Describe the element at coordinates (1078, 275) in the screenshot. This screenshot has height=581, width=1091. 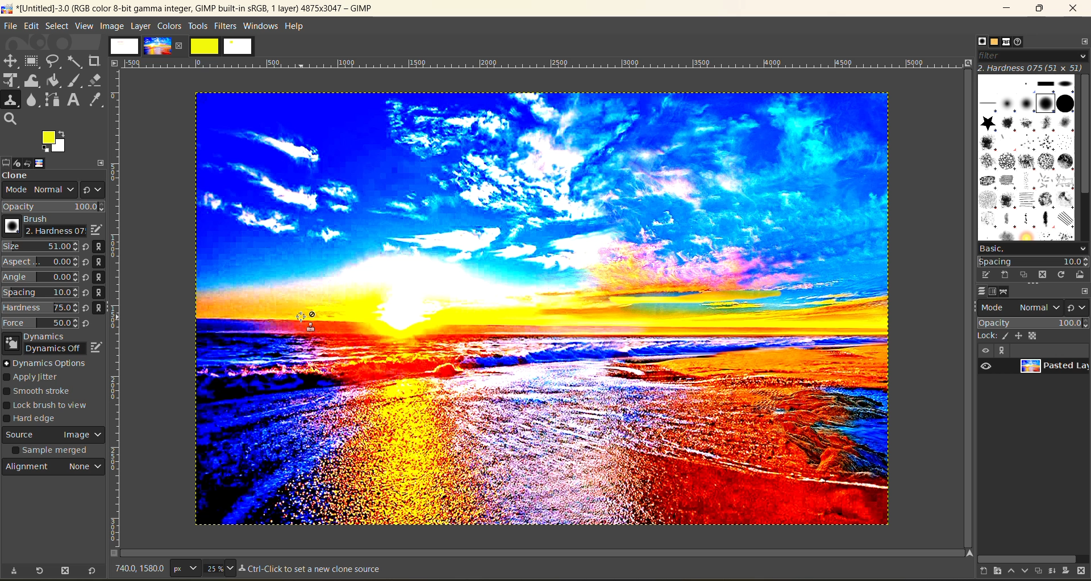
I see `open brush as image` at that location.